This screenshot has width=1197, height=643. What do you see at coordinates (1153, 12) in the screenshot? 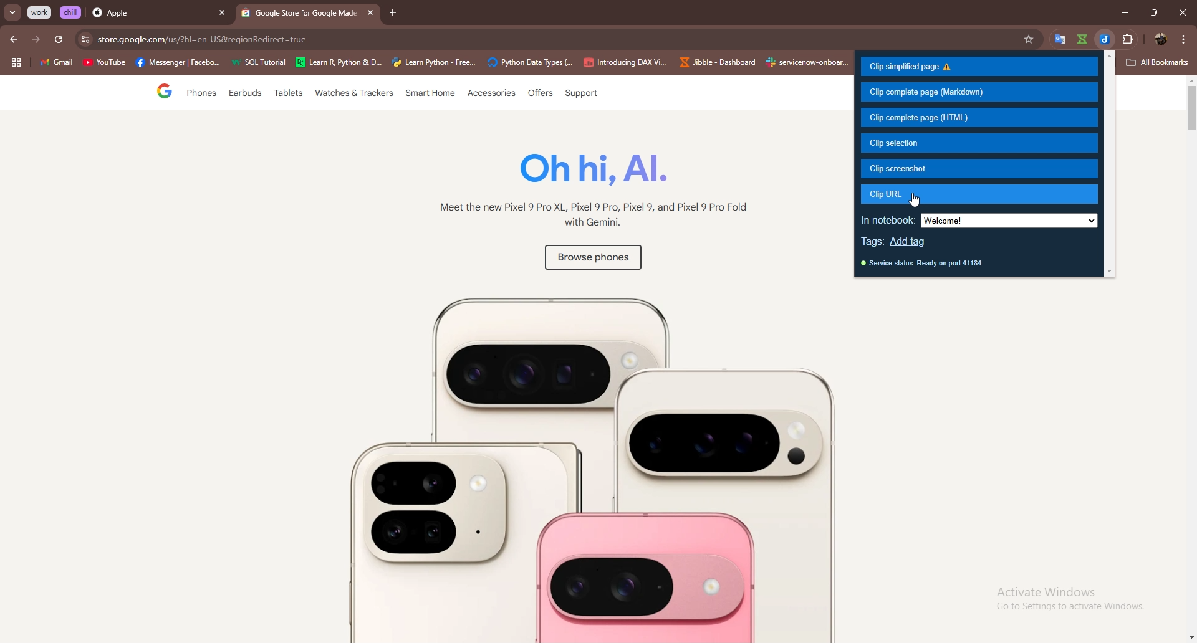
I see `resize` at bounding box center [1153, 12].